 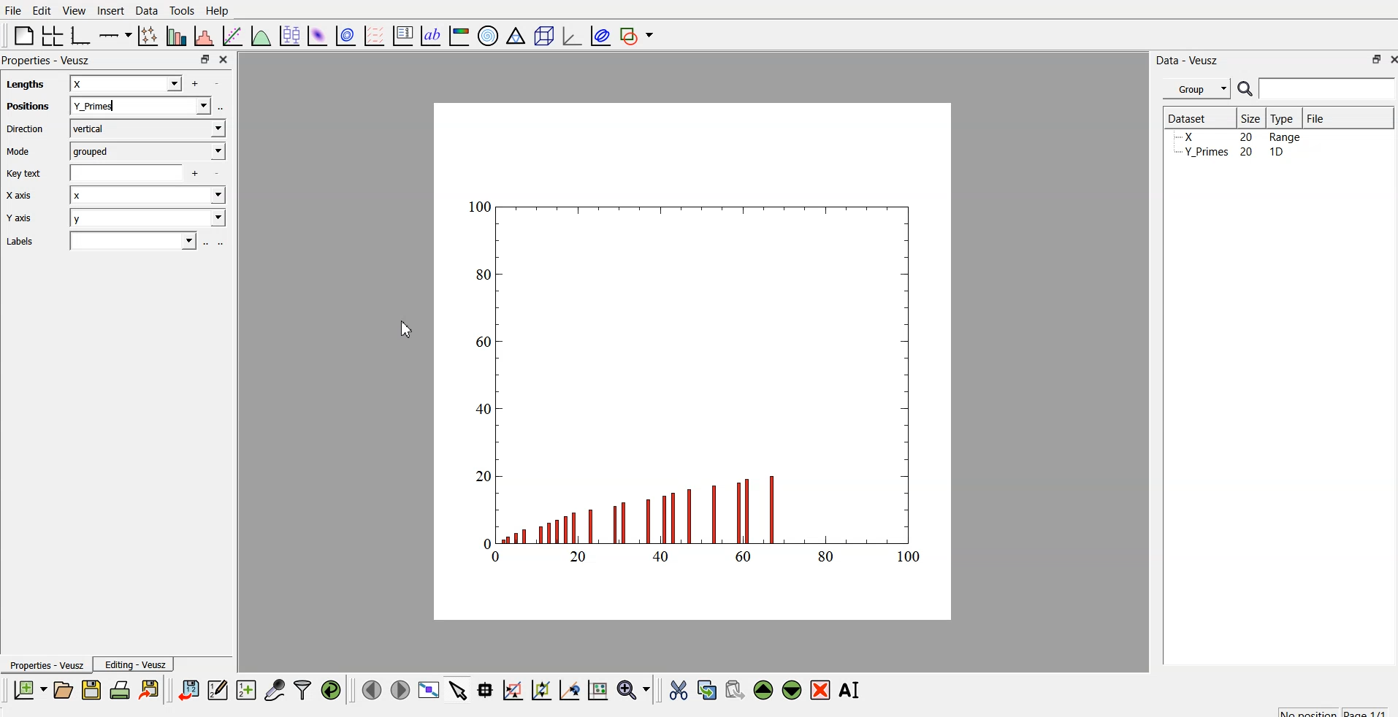 I want to click on paste the widget from the clipboard, so click(x=735, y=689).